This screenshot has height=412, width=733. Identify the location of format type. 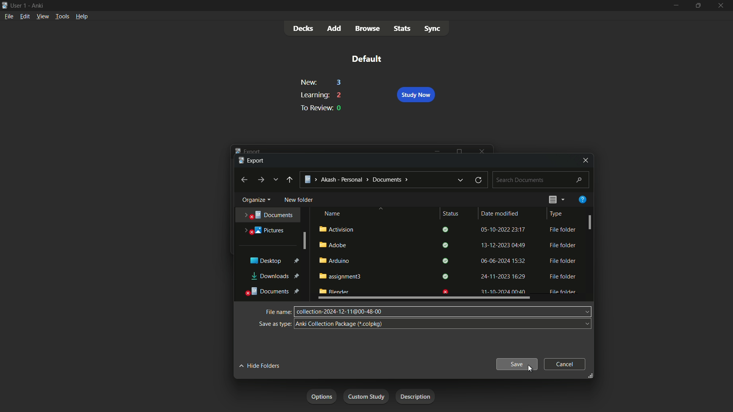
(339, 324).